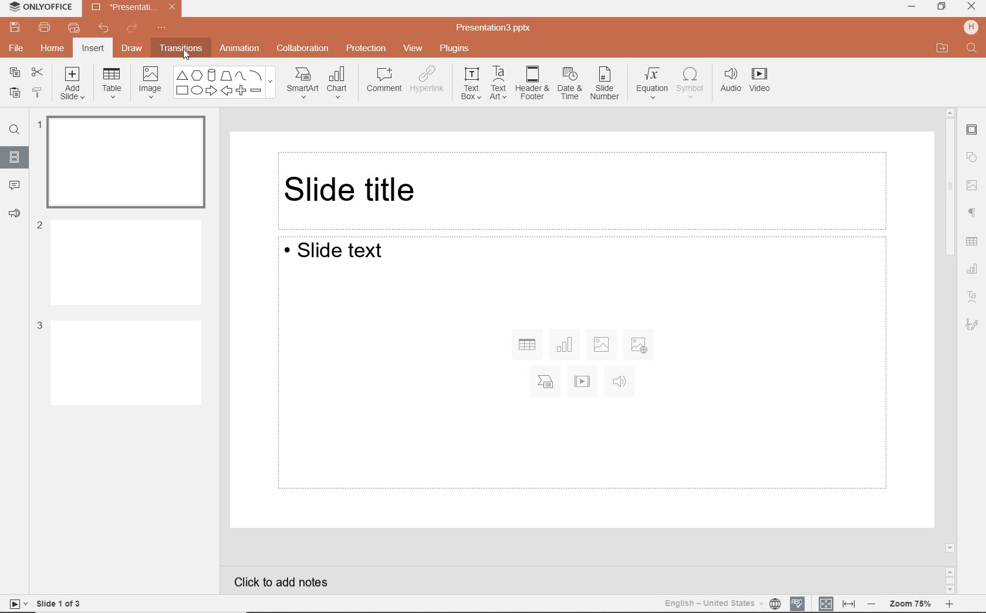 This screenshot has width=986, height=613. Describe the element at coordinates (15, 157) in the screenshot. I see `slides` at that location.